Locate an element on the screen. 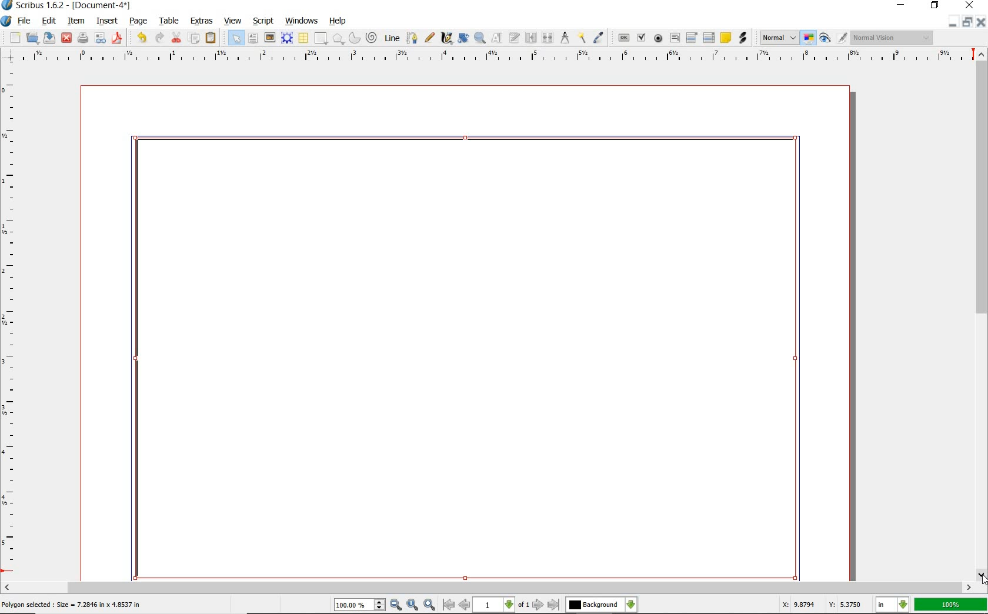  100.00% is located at coordinates (361, 606).